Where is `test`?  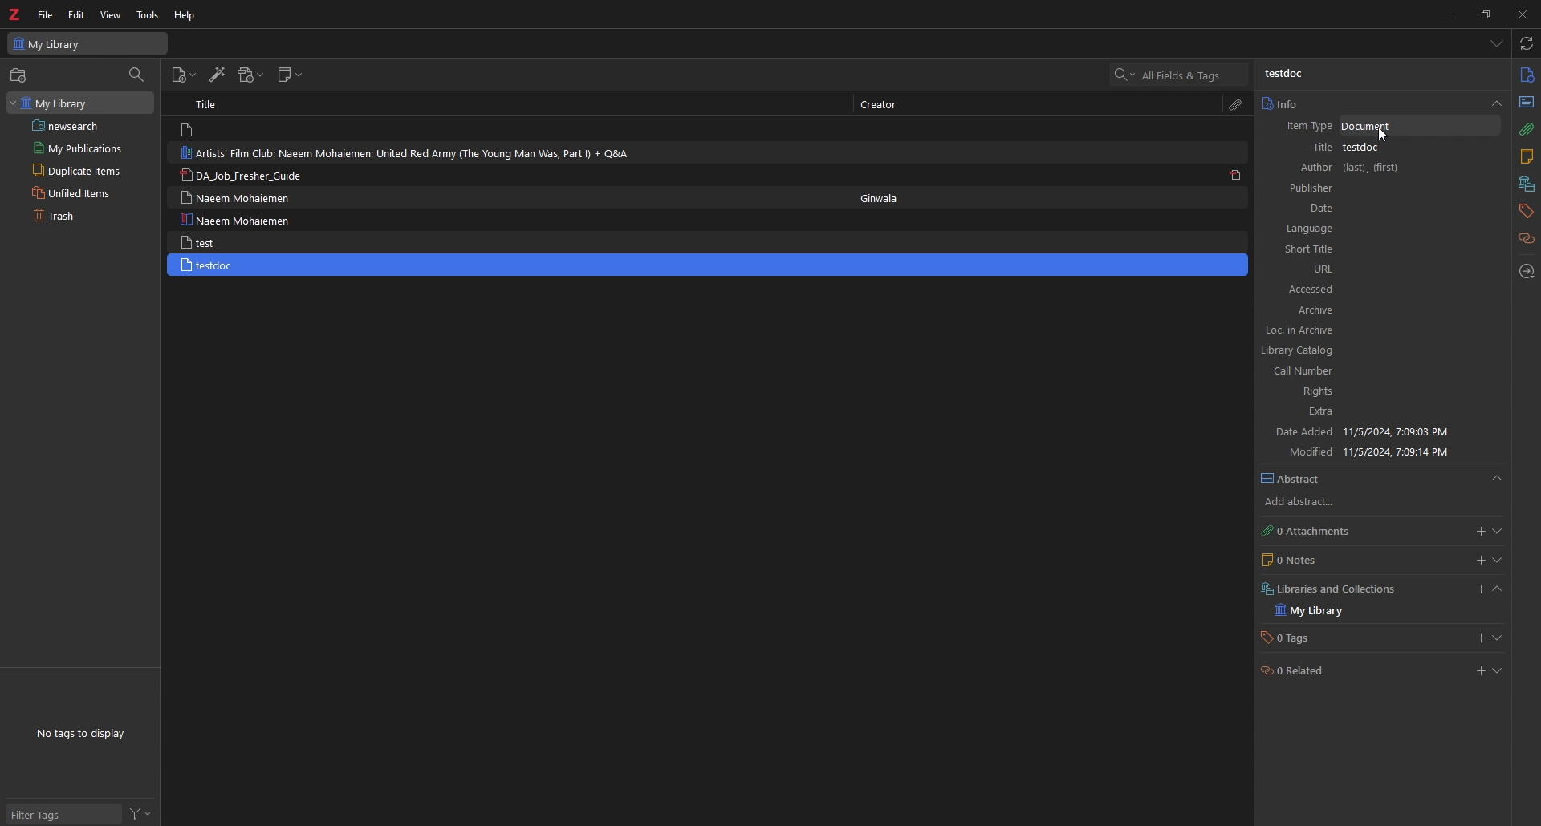 test is located at coordinates (234, 241).